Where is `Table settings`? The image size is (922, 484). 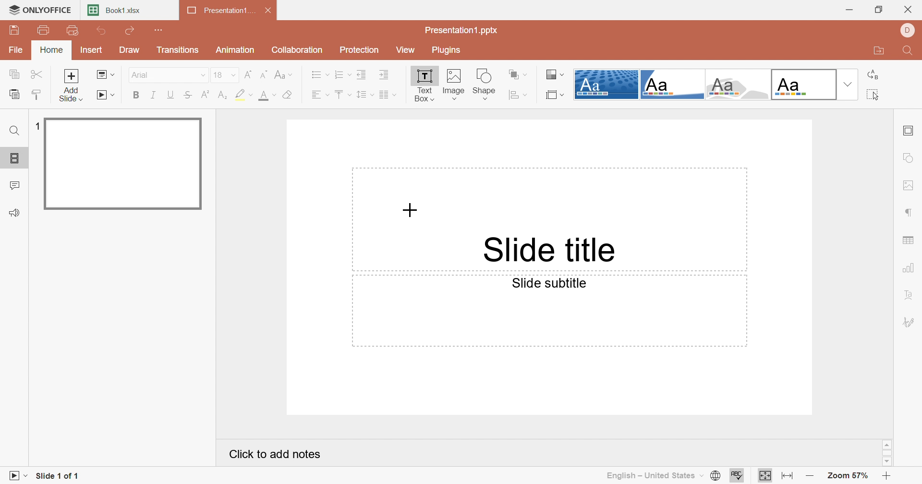
Table settings is located at coordinates (910, 241).